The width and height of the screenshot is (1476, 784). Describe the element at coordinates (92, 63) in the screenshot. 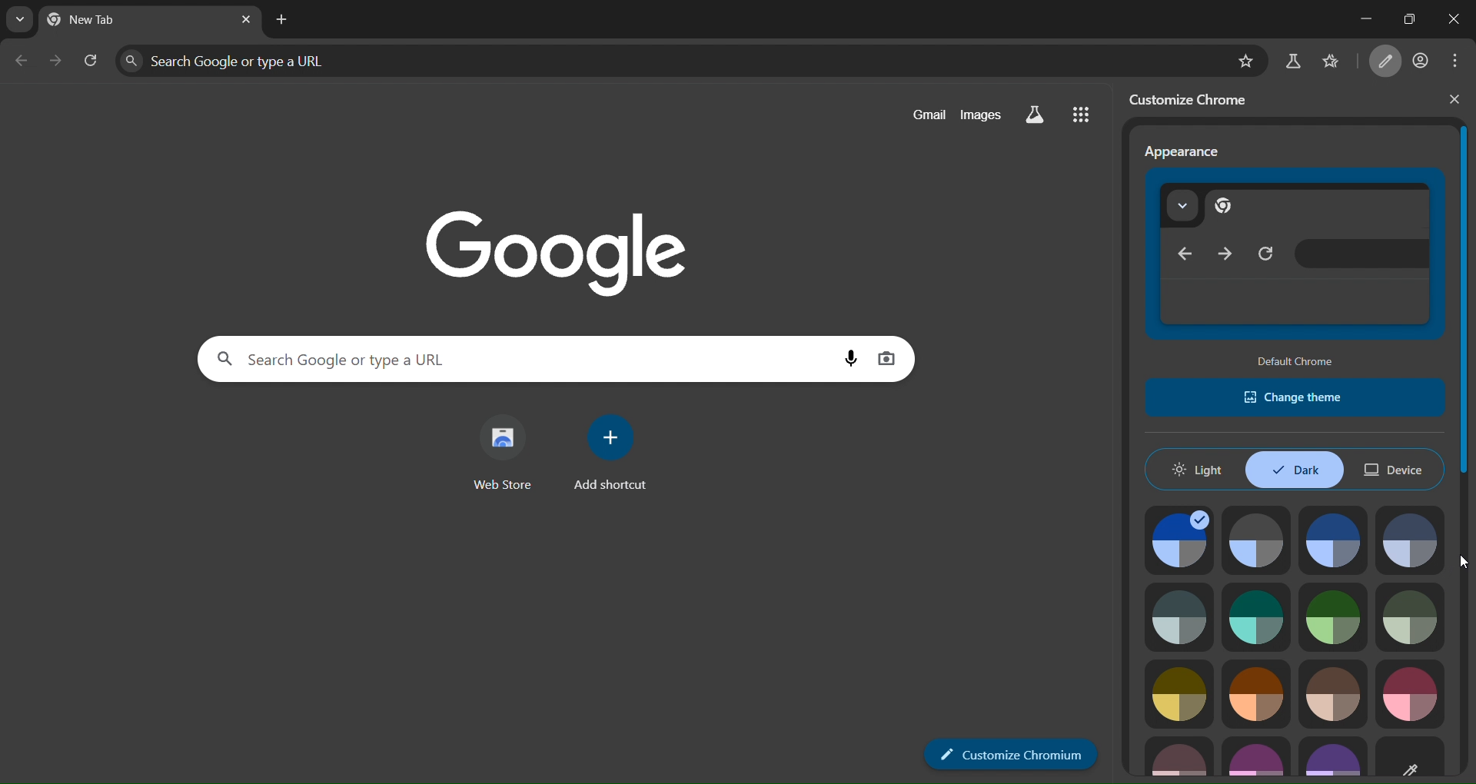

I see `reload page` at that location.